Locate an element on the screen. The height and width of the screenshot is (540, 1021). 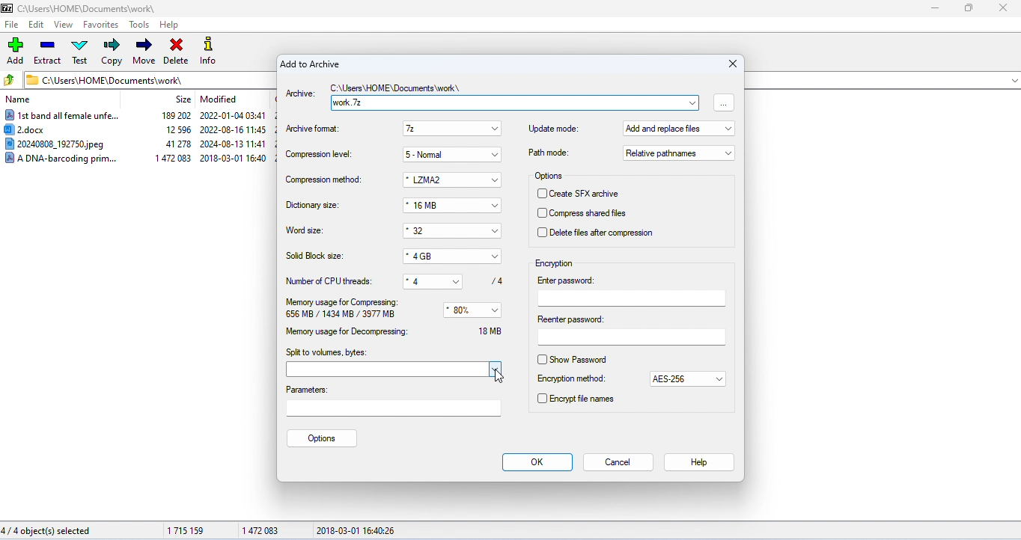
enter password is located at coordinates (633, 291).